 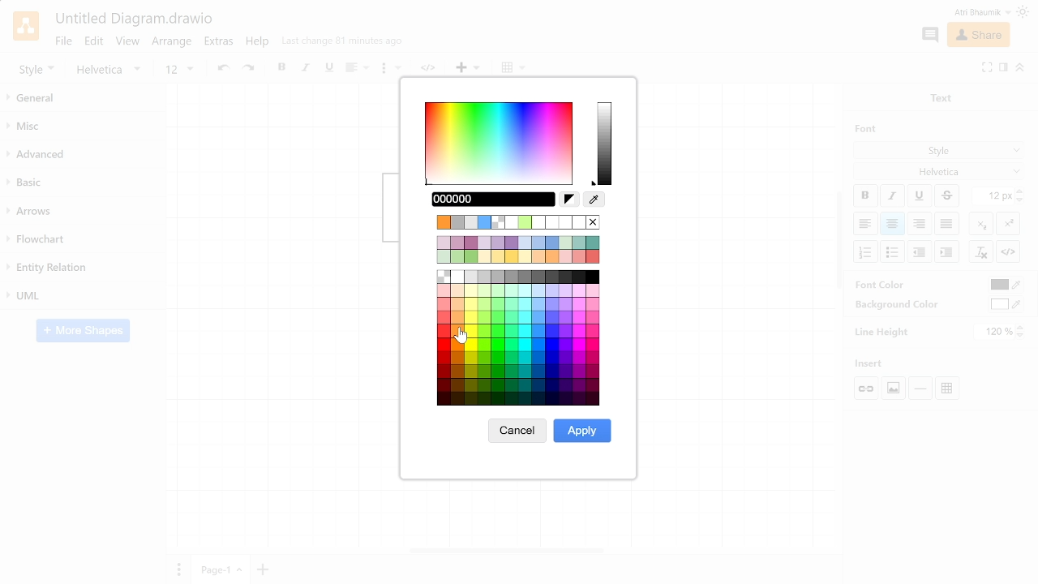 What do you see at coordinates (892, 388) in the screenshot?
I see `Image` at bounding box center [892, 388].